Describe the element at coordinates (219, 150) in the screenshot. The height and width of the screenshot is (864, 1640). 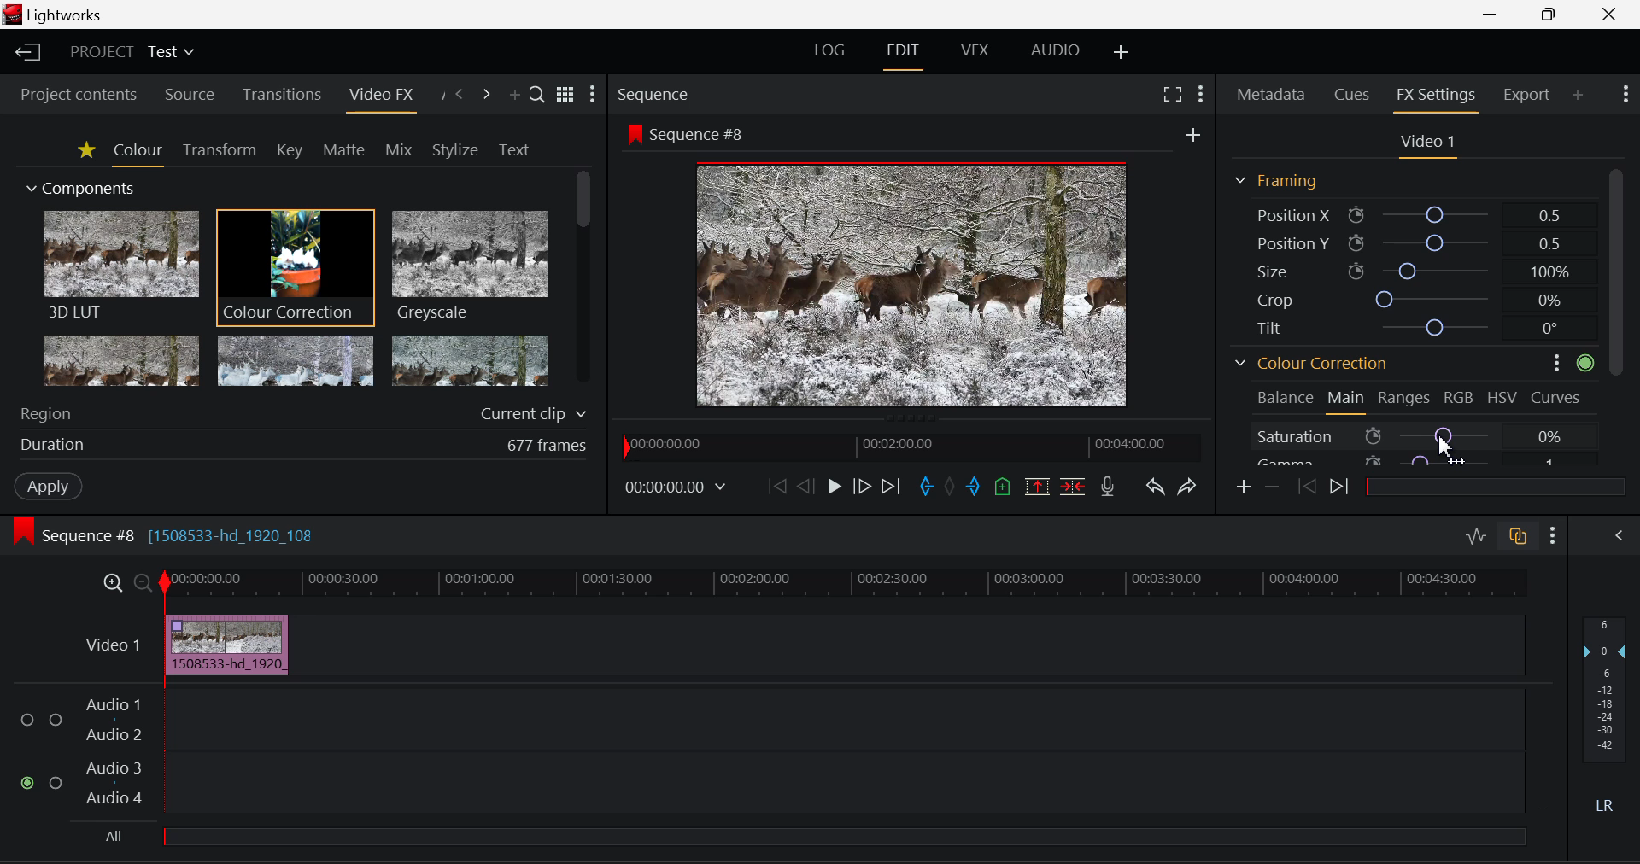
I see `Transform` at that location.